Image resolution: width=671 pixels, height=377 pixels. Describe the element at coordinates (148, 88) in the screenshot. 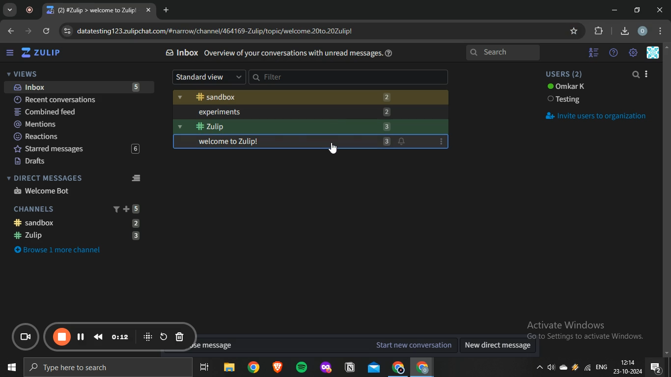

I see `:` at that location.